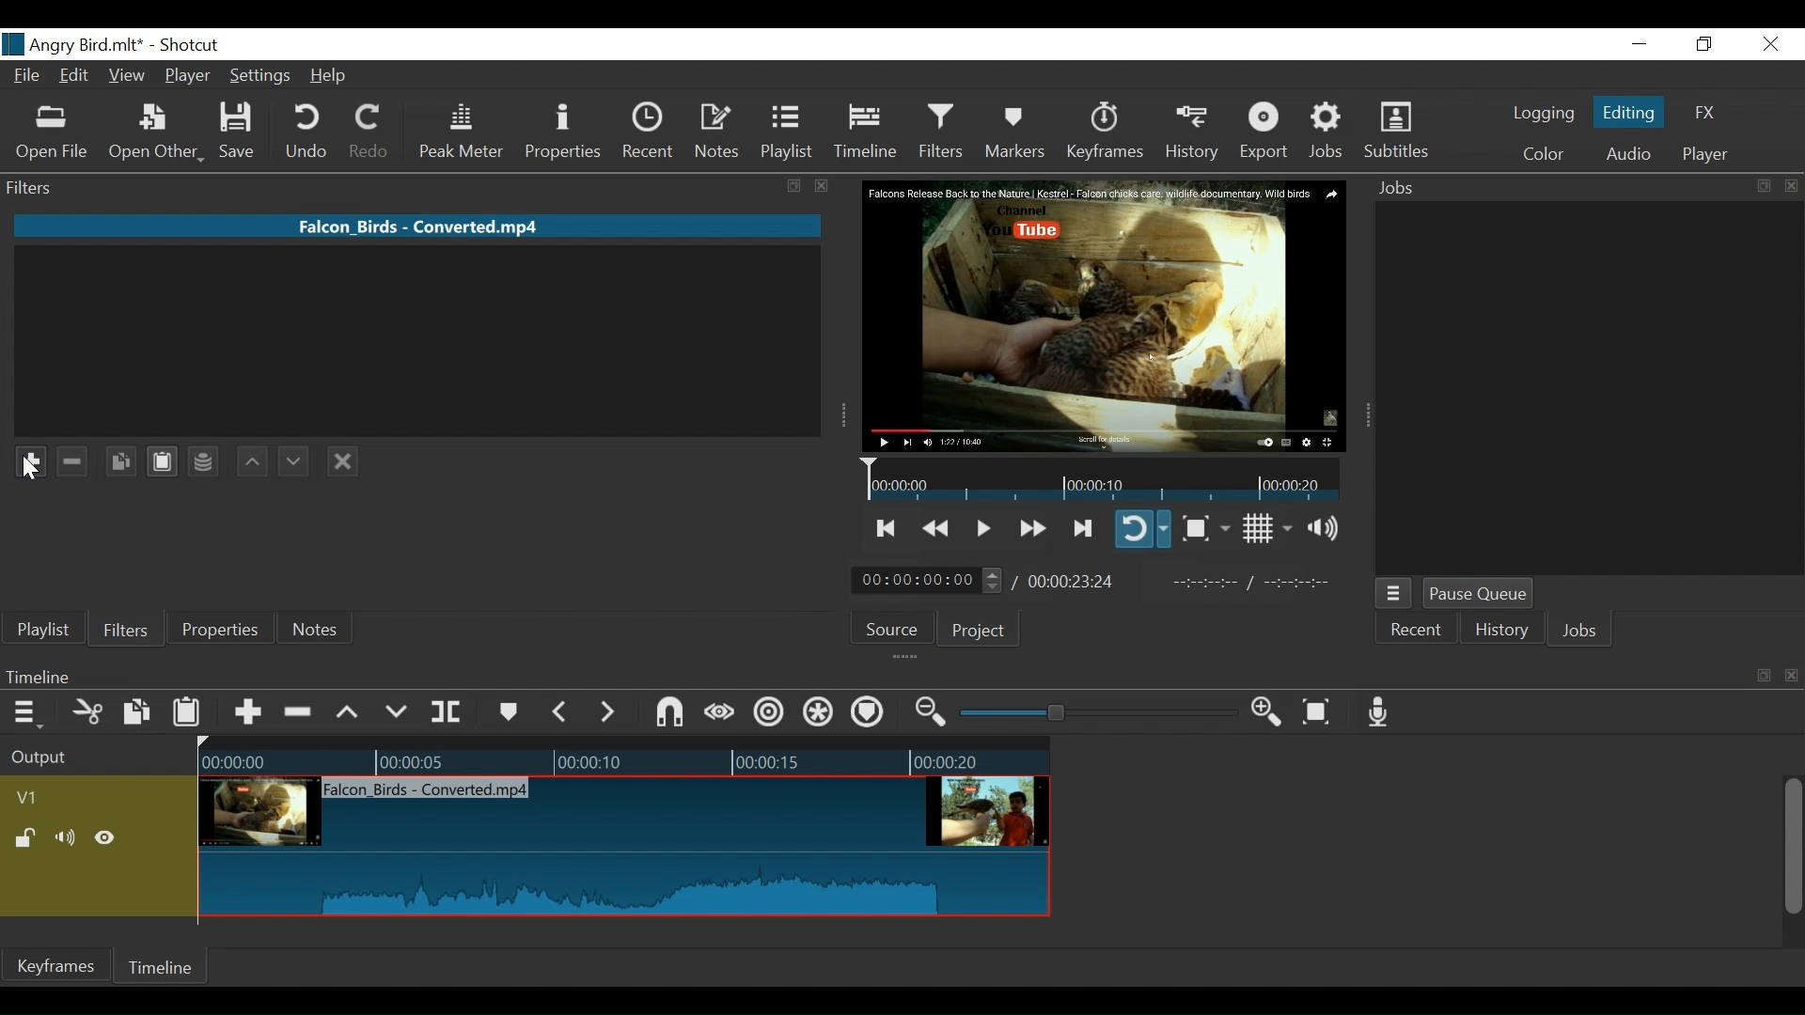  What do you see at coordinates (447, 712) in the screenshot?
I see `Split at playhead` at bounding box center [447, 712].